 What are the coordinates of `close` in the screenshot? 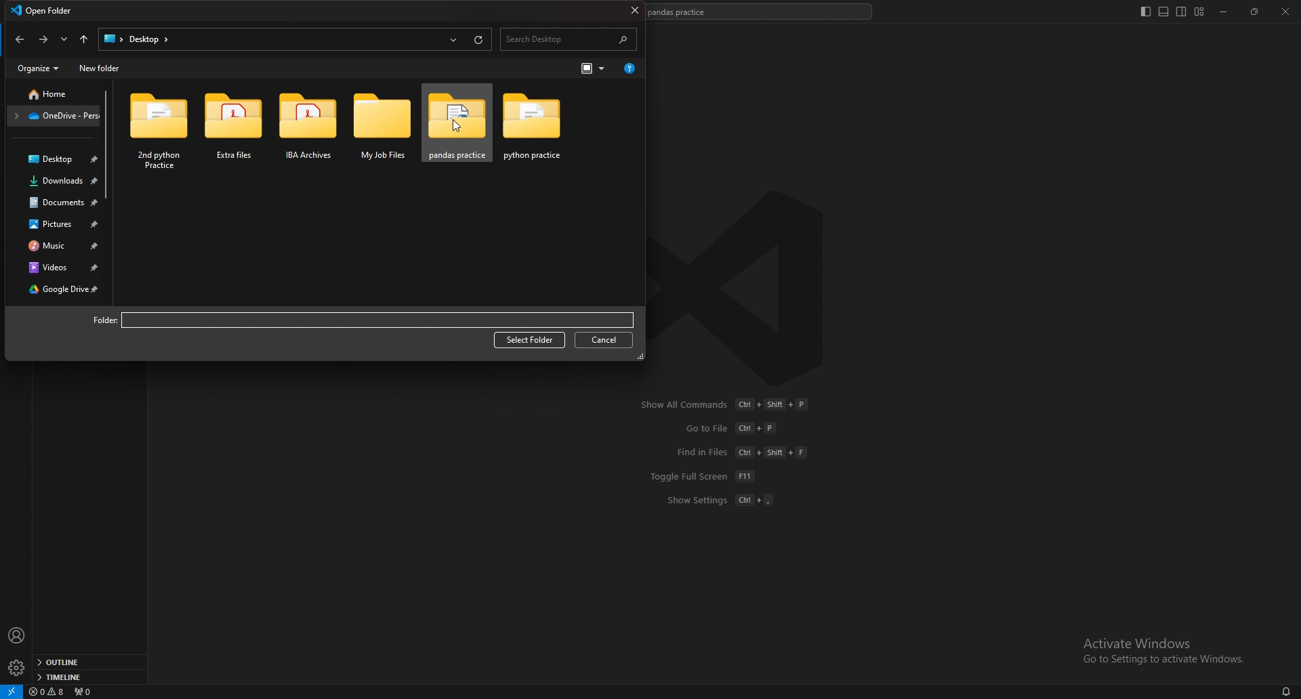 It's located at (1285, 12).